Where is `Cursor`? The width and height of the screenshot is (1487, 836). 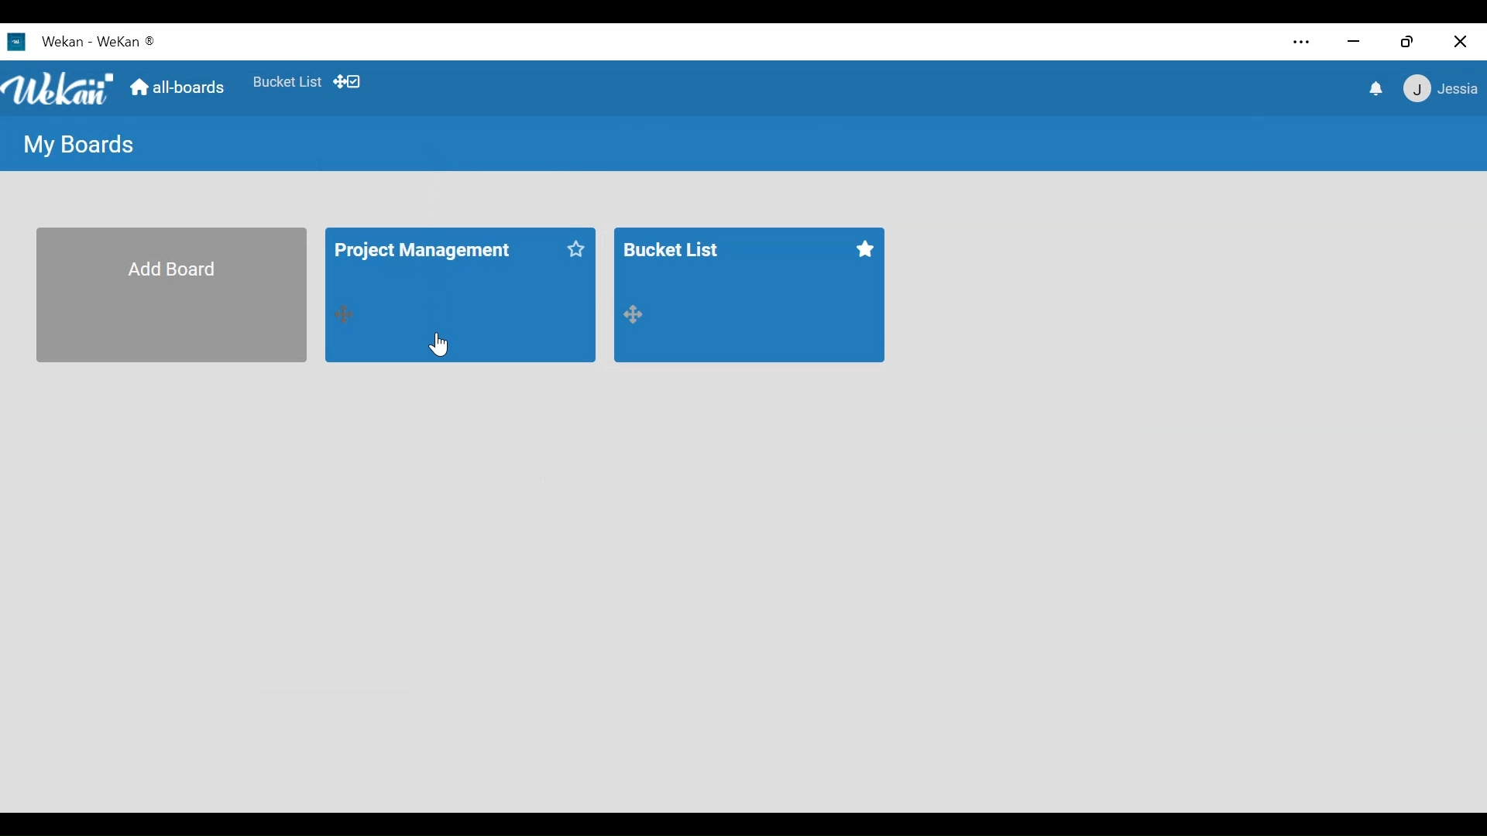
Cursor is located at coordinates (441, 344).